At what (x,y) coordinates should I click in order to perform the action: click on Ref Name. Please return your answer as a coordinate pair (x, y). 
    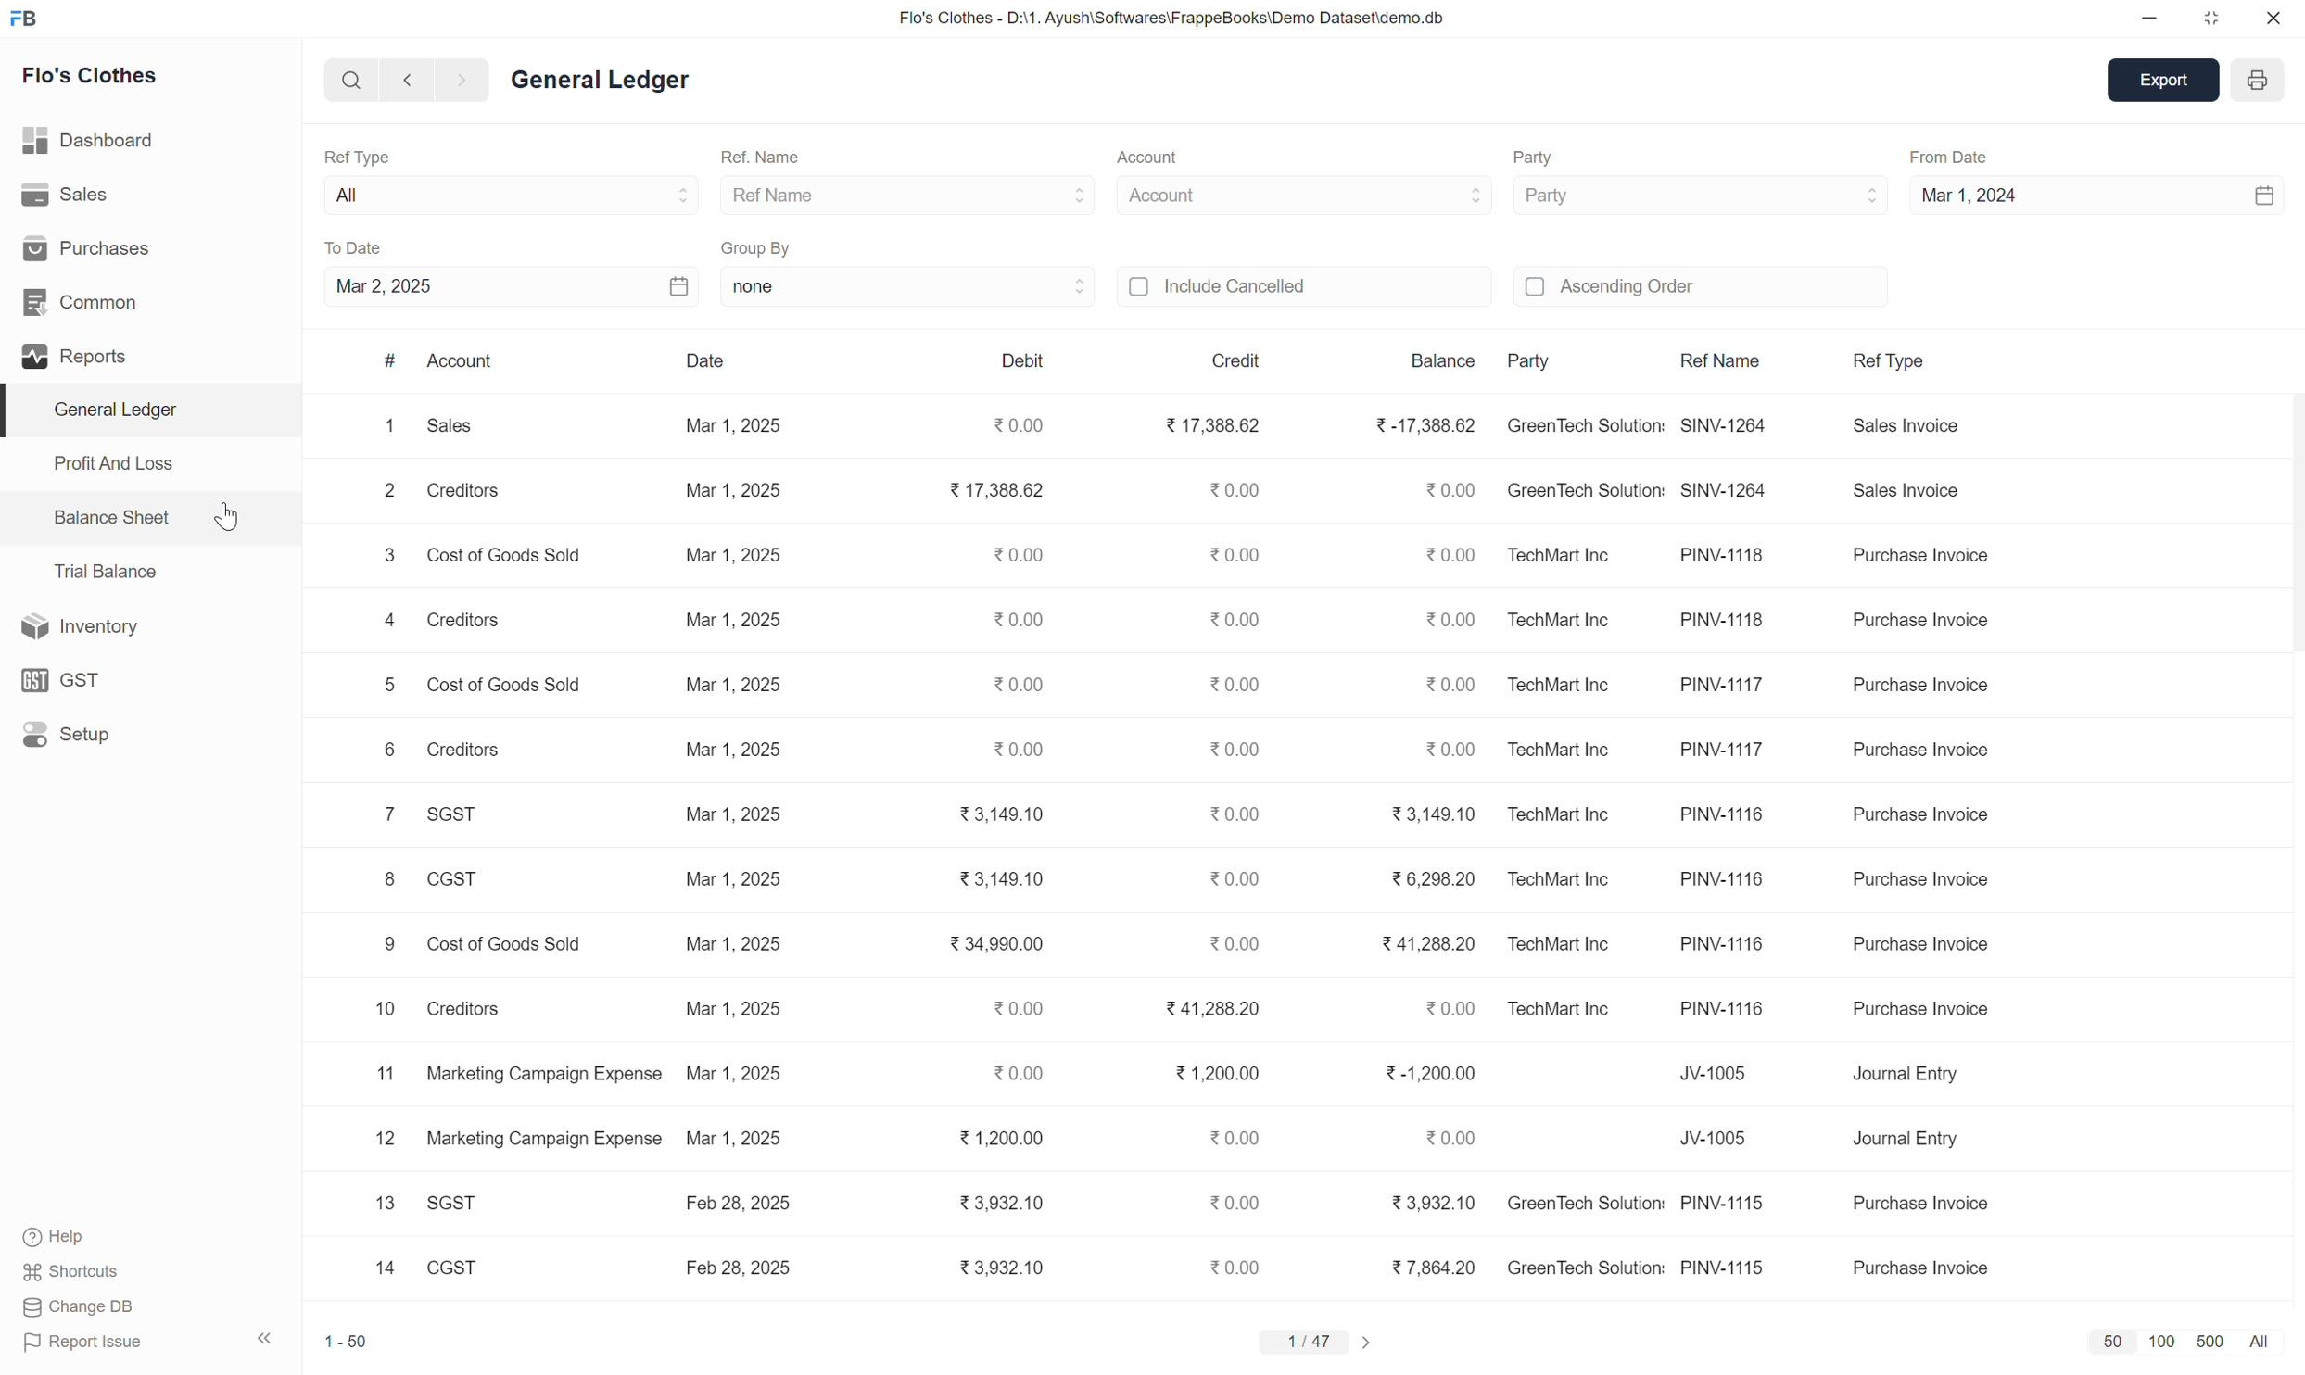
    Looking at the image, I should click on (1711, 360).